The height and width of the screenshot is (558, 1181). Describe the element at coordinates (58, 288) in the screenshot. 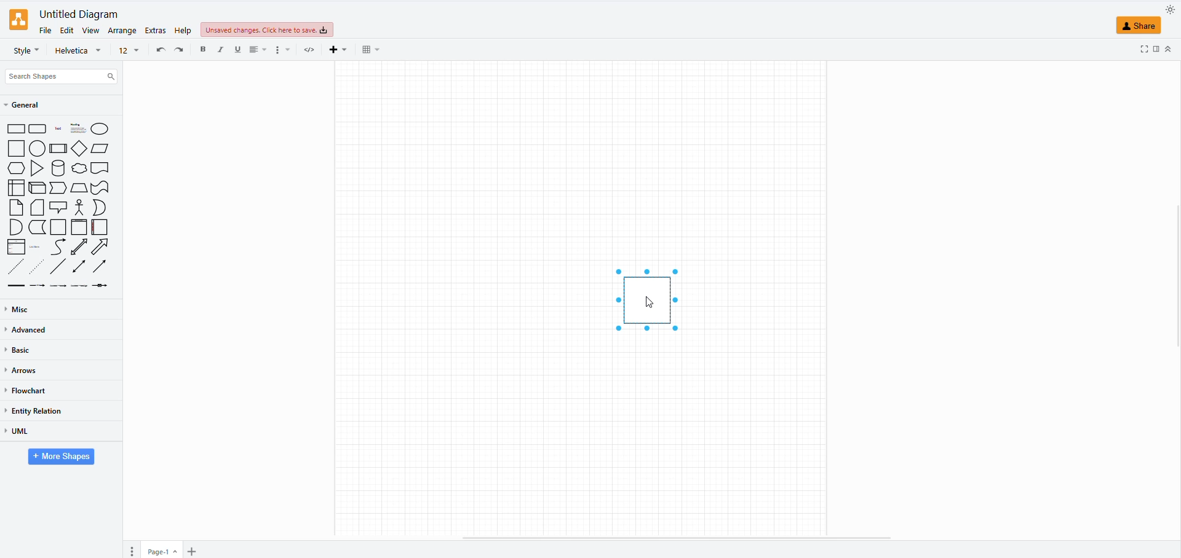

I see `connector with 2 labels` at that location.